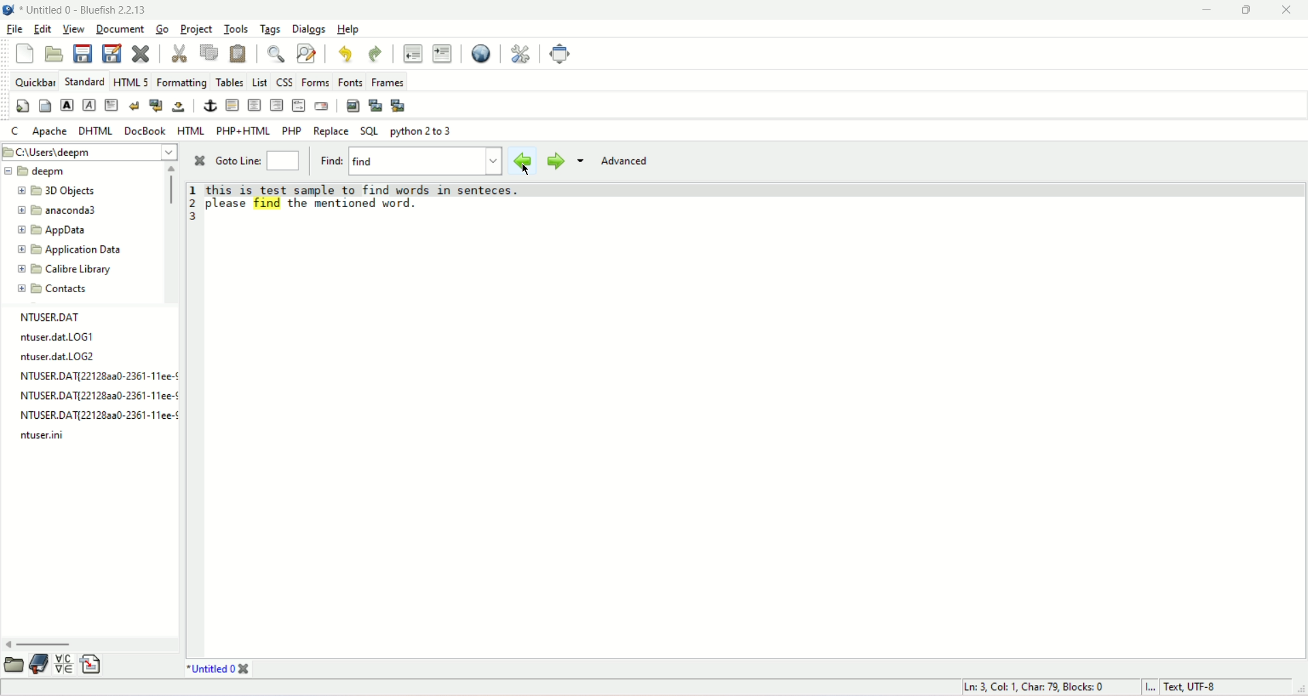 This screenshot has height=696, width=1308. Describe the element at coordinates (235, 30) in the screenshot. I see `tools` at that location.